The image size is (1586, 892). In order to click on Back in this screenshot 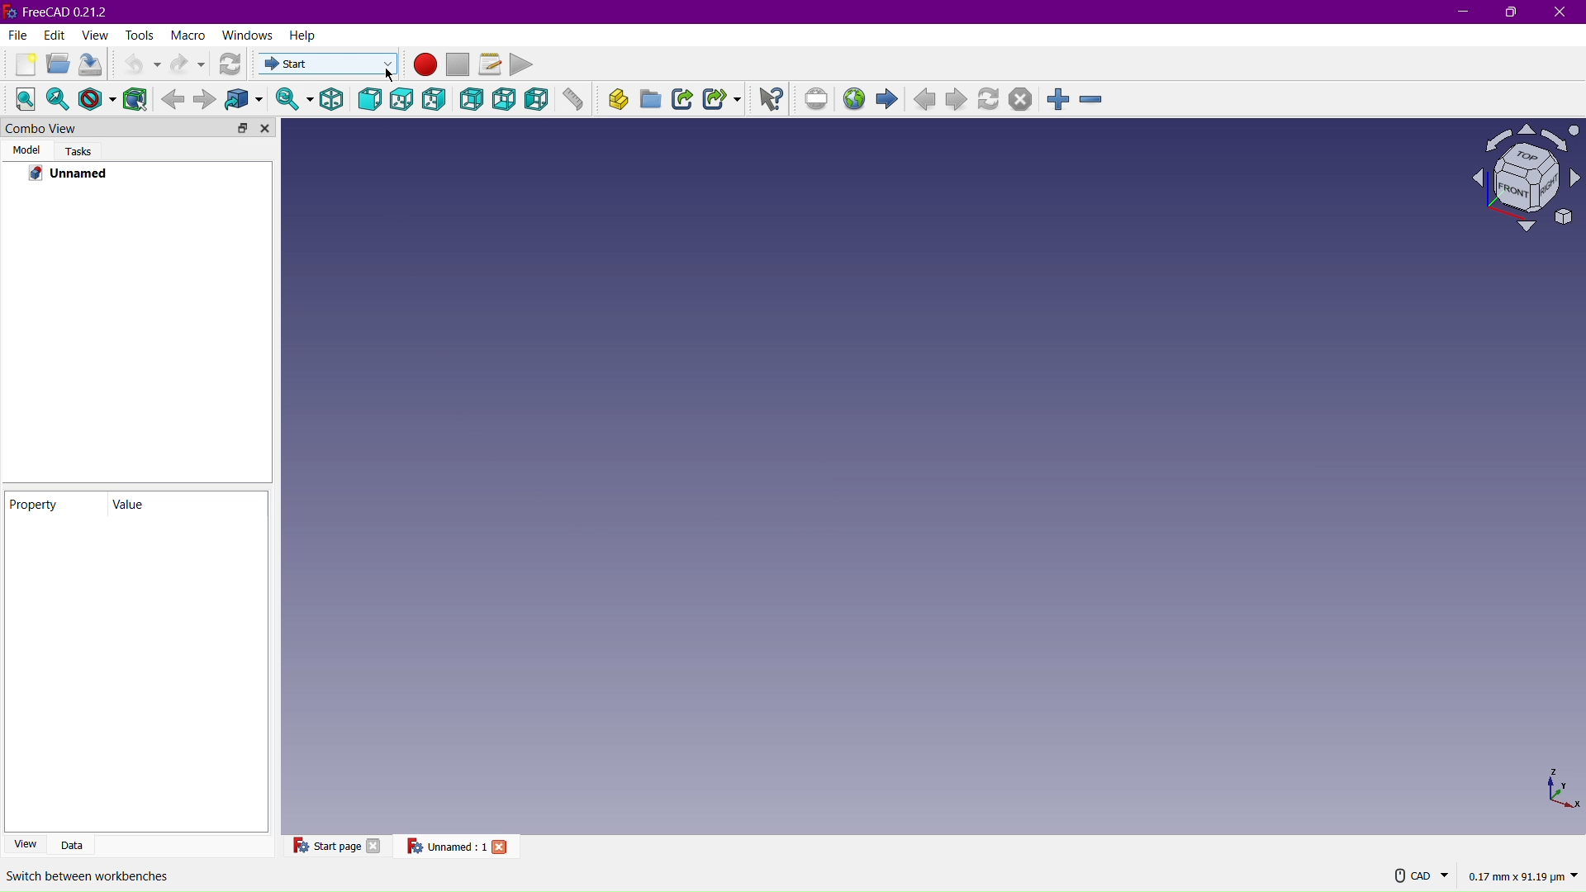, I will do `click(472, 102)`.